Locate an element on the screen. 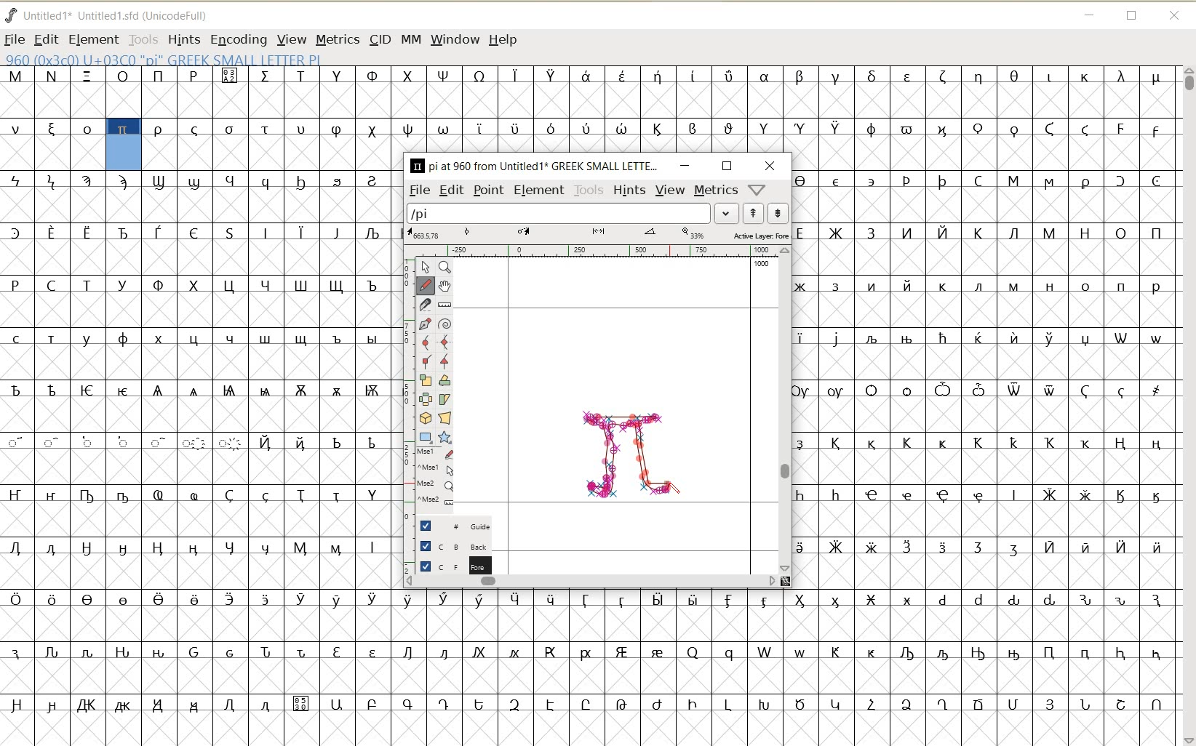 The image size is (1196, 746). glyph characters is located at coordinates (786, 669).